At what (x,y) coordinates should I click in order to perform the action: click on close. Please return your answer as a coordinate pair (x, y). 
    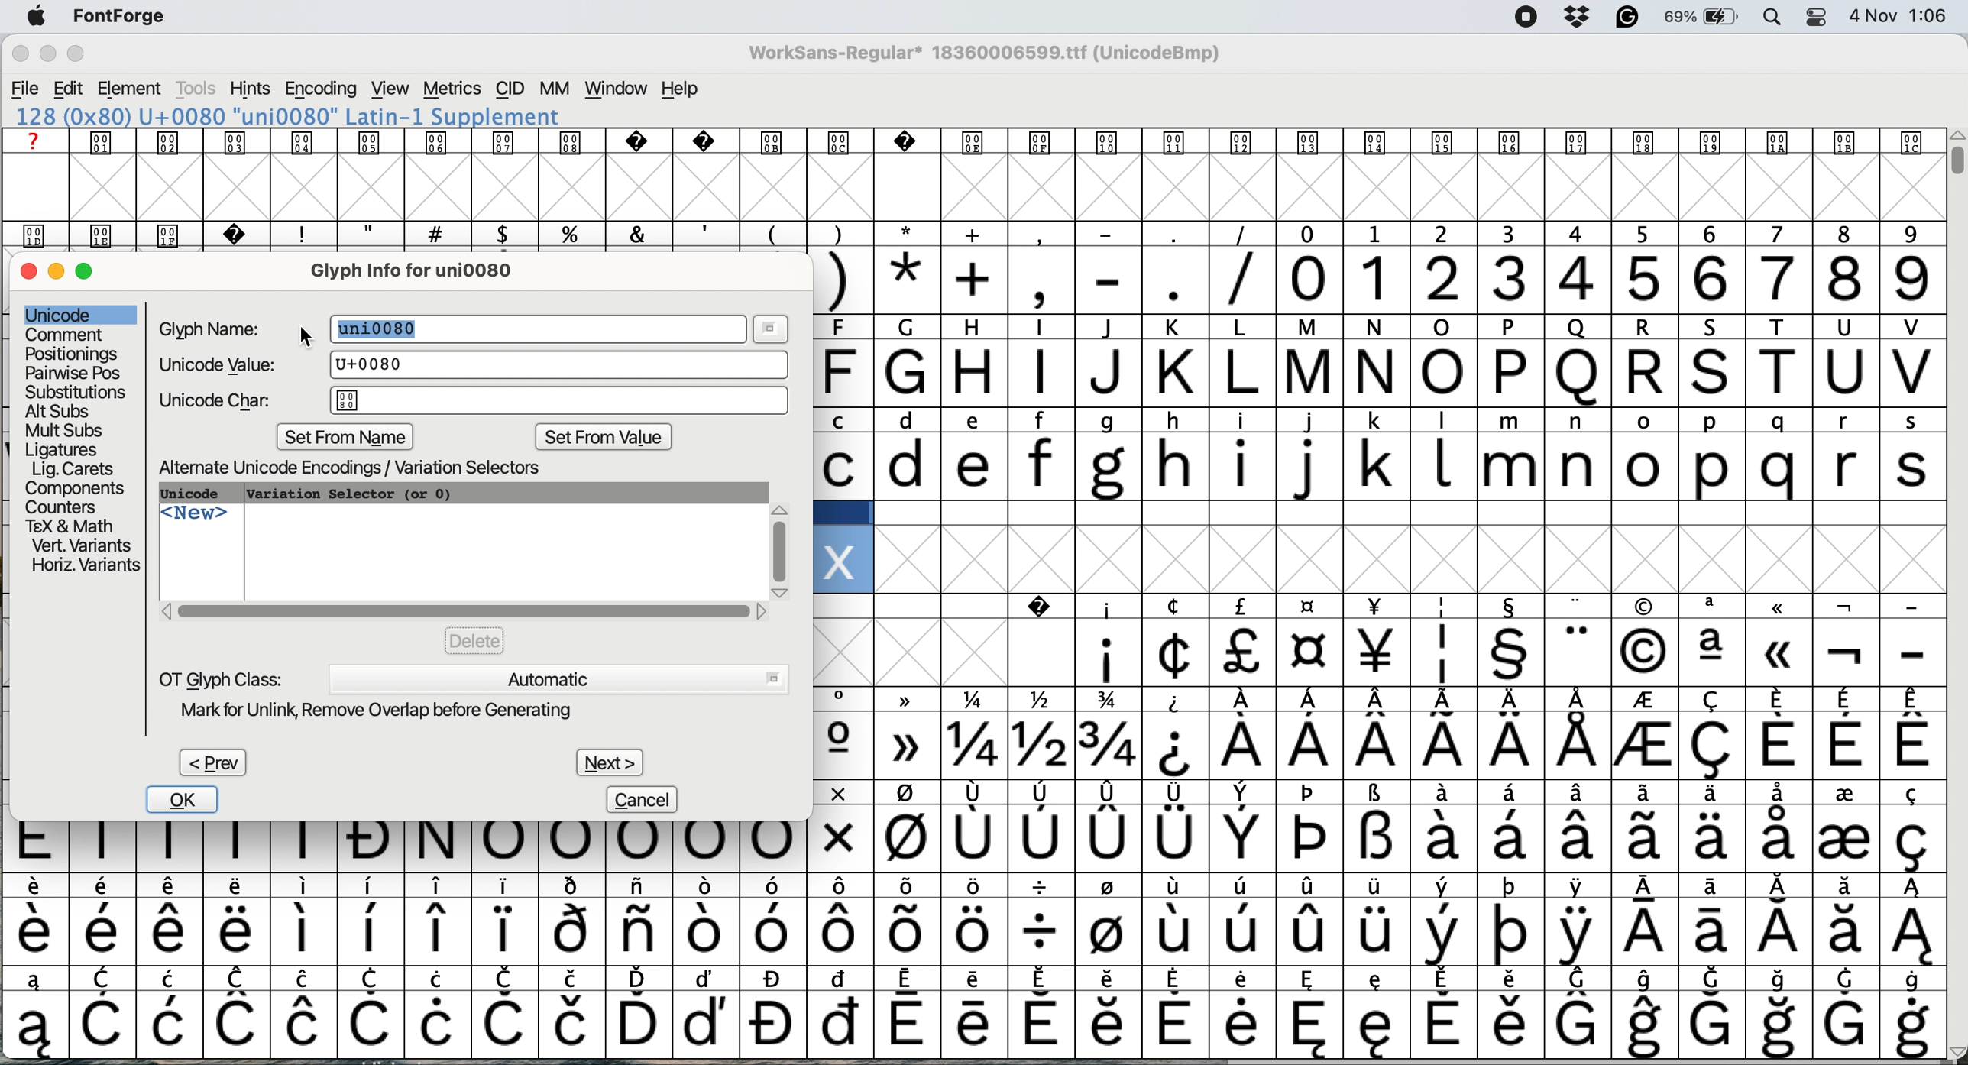
    Looking at the image, I should click on (28, 273).